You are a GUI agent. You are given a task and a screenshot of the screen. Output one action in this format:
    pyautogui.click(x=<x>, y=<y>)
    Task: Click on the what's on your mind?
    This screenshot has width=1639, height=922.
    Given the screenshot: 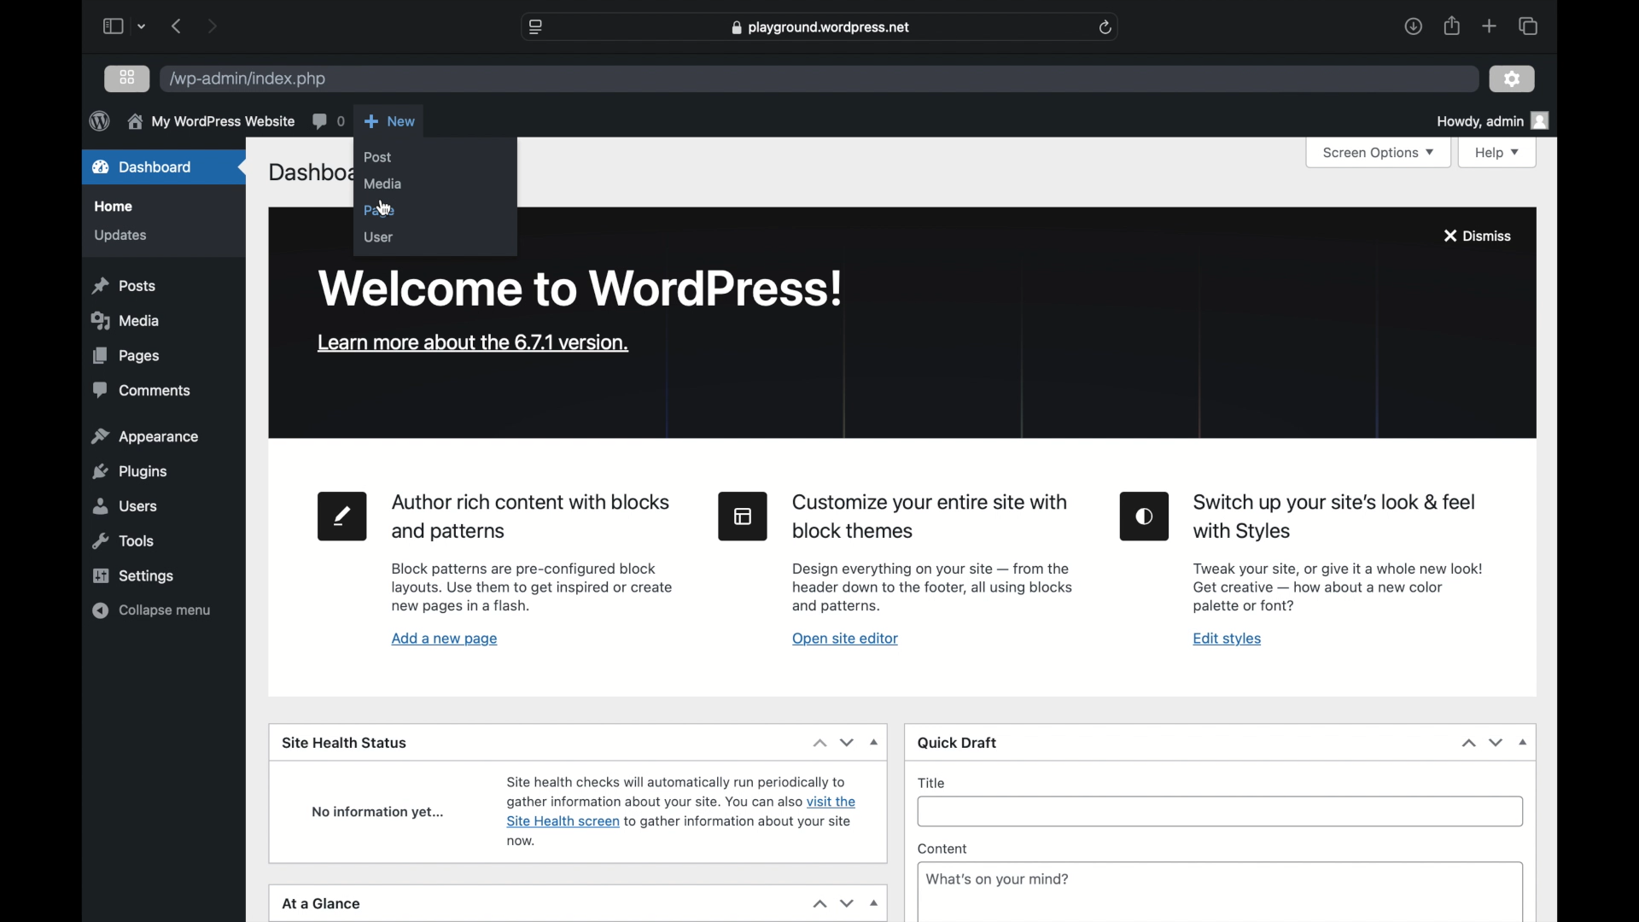 What is the action you would take?
    pyautogui.click(x=998, y=878)
    